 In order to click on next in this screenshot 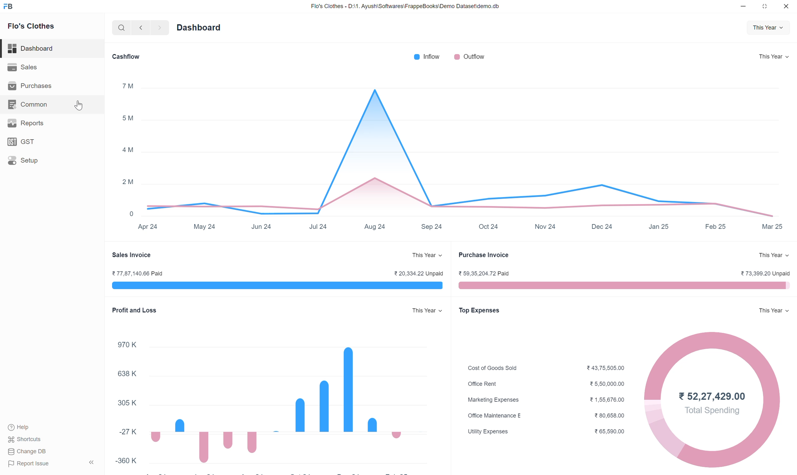, I will do `click(162, 28)`.